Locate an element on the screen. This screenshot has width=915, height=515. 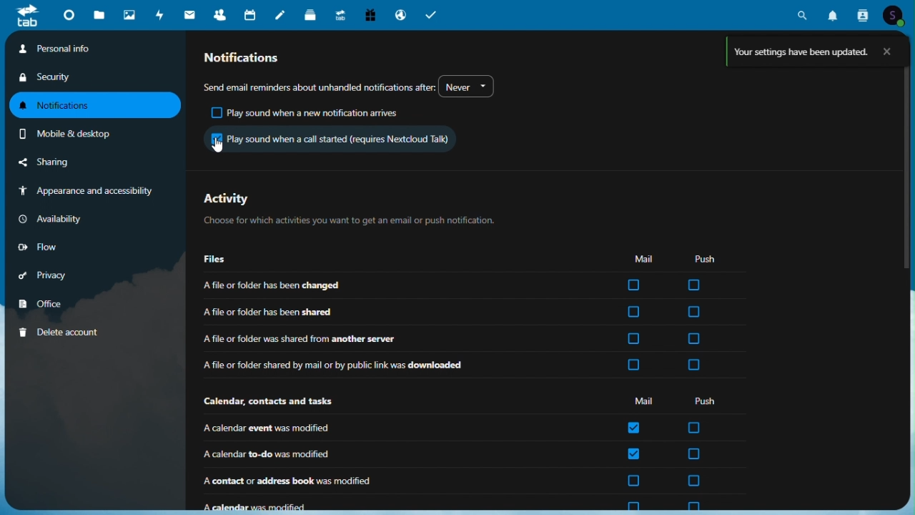
mail is located at coordinates (642, 402).